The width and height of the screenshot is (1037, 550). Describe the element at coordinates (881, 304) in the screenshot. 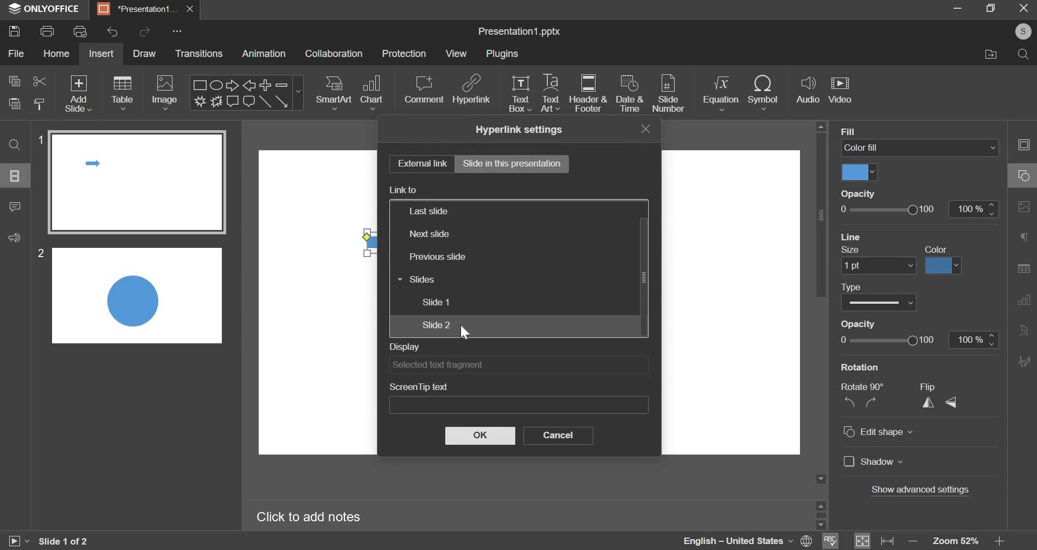

I see `select line type` at that location.